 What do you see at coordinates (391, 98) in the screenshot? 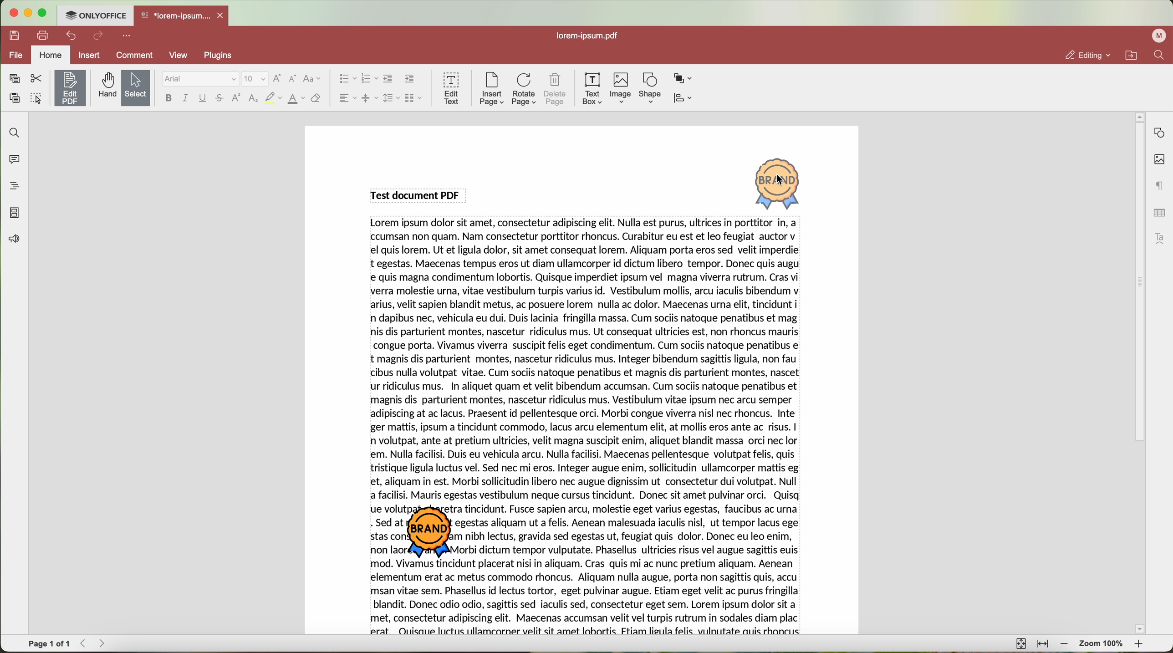
I see `line spacing` at bounding box center [391, 98].